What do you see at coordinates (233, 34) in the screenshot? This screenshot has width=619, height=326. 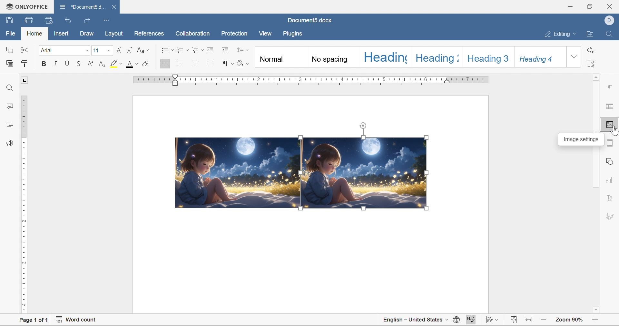 I see `protection` at bounding box center [233, 34].